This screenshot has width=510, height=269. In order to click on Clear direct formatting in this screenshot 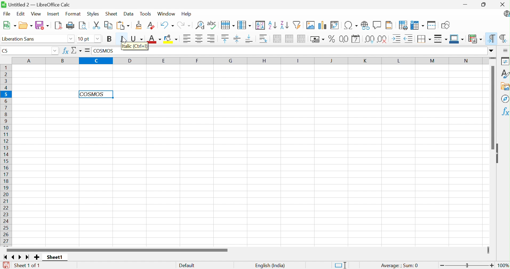, I will do `click(150, 25)`.